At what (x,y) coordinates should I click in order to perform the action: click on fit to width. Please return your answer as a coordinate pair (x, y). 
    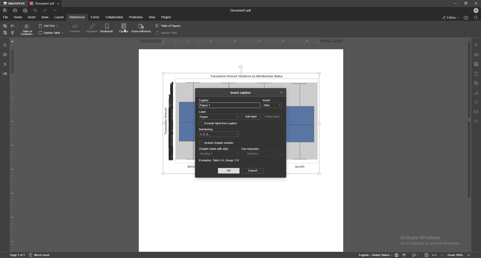
    Looking at the image, I should click on (434, 255).